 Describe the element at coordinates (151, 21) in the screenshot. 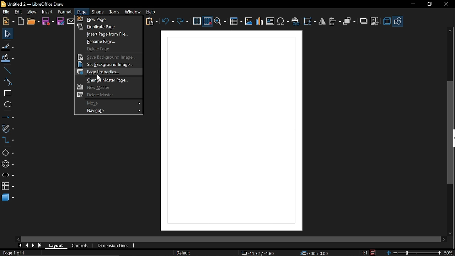

I see `Paste` at that location.